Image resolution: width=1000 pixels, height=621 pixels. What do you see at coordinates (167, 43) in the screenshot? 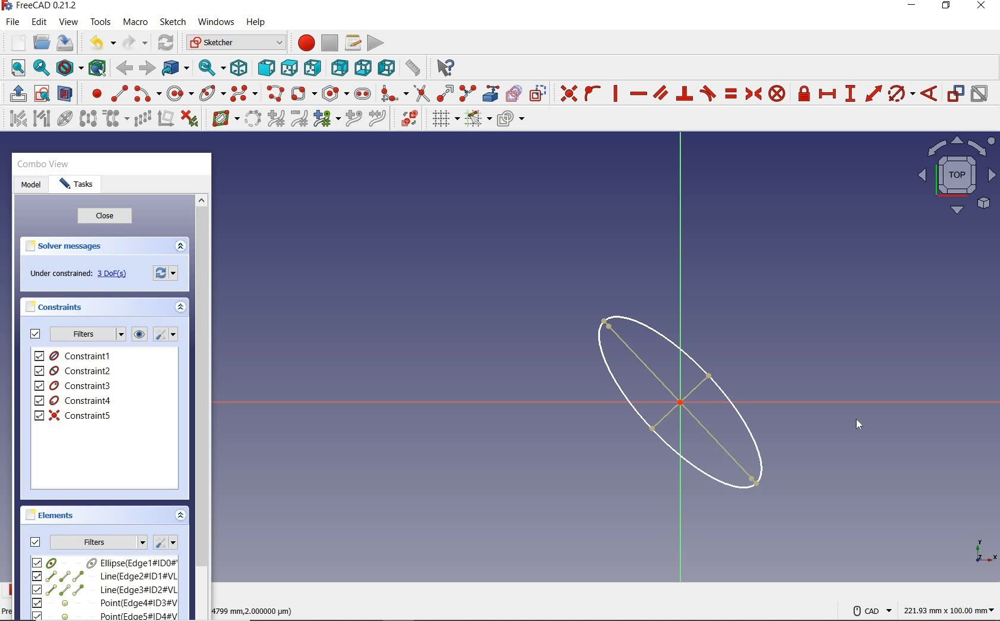
I see `refresh` at bounding box center [167, 43].